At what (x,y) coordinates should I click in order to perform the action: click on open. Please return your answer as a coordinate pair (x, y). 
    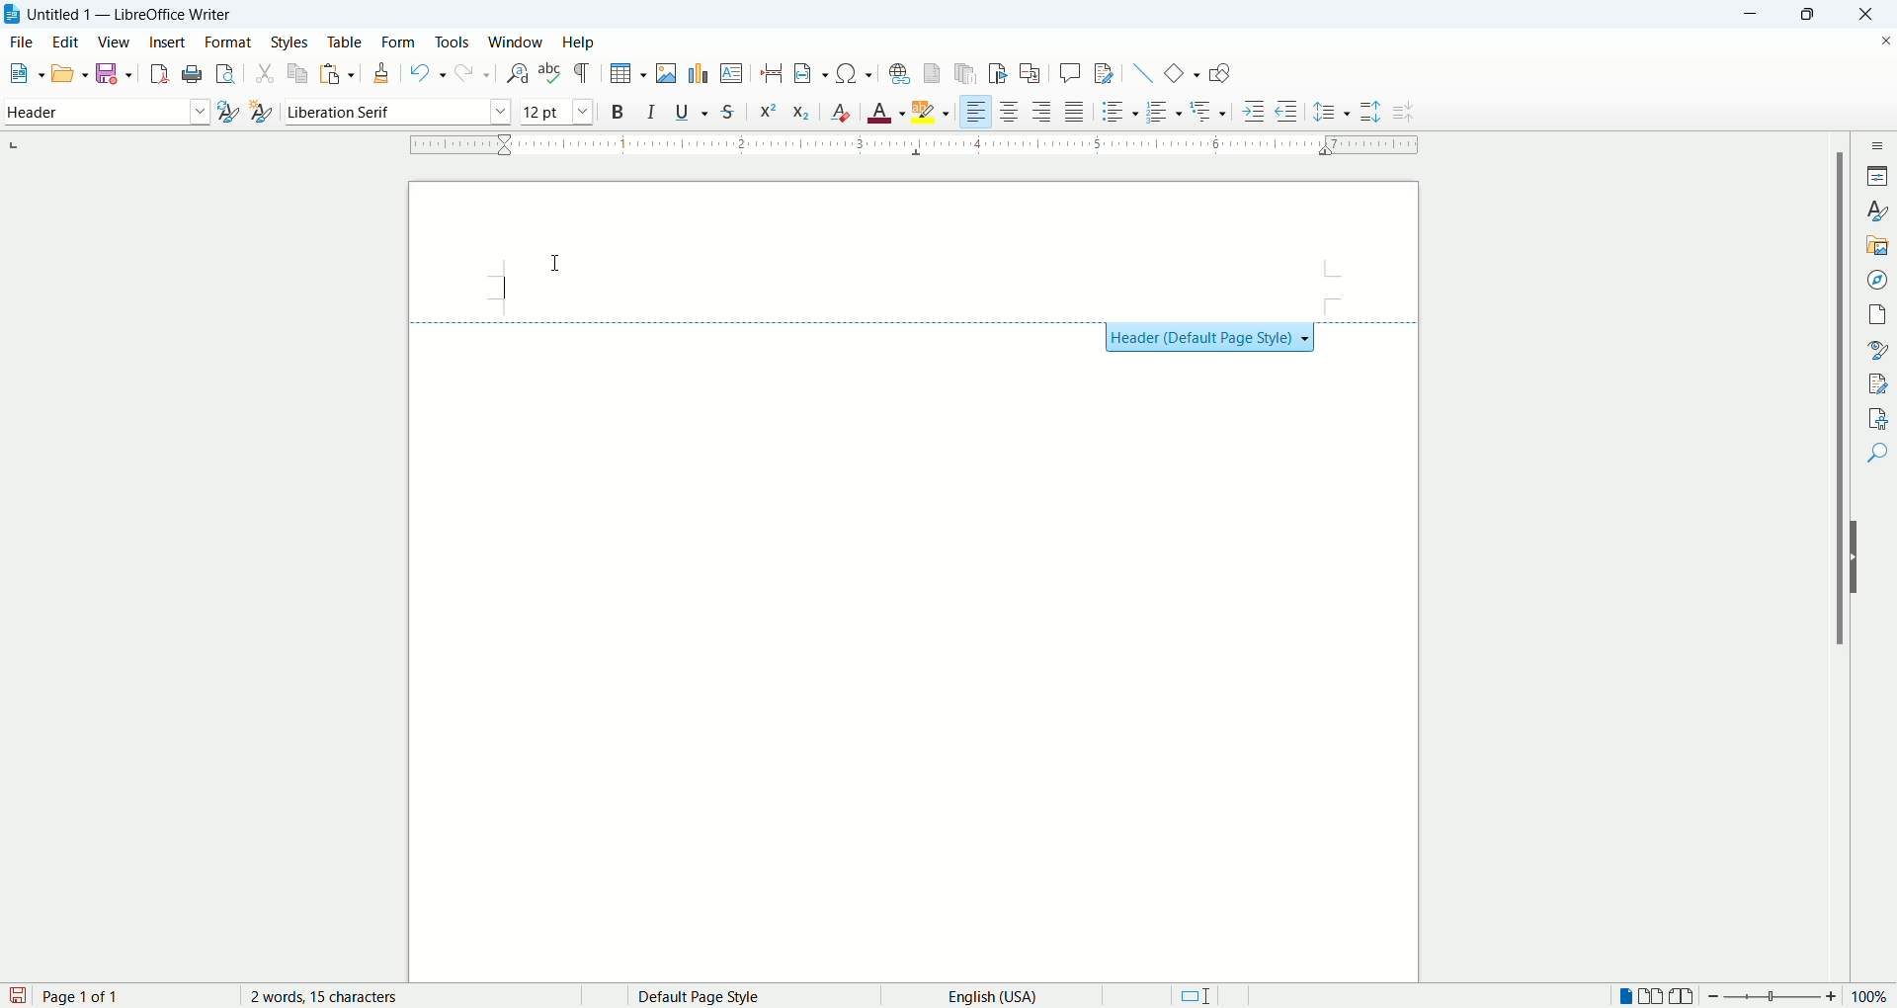
    Looking at the image, I should click on (66, 74).